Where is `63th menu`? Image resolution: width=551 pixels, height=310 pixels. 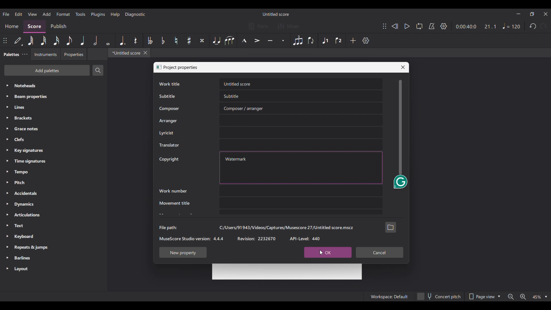
63th menu is located at coordinates (31, 40).